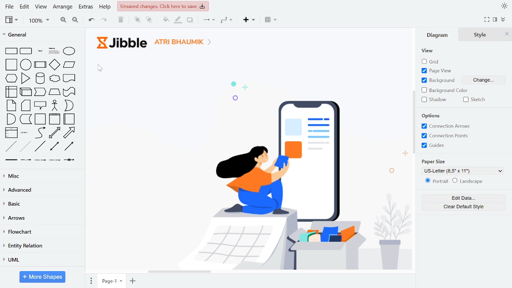 The width and height of the screenshot is (512, 288). I want to click on arrange, so click(62, 7).